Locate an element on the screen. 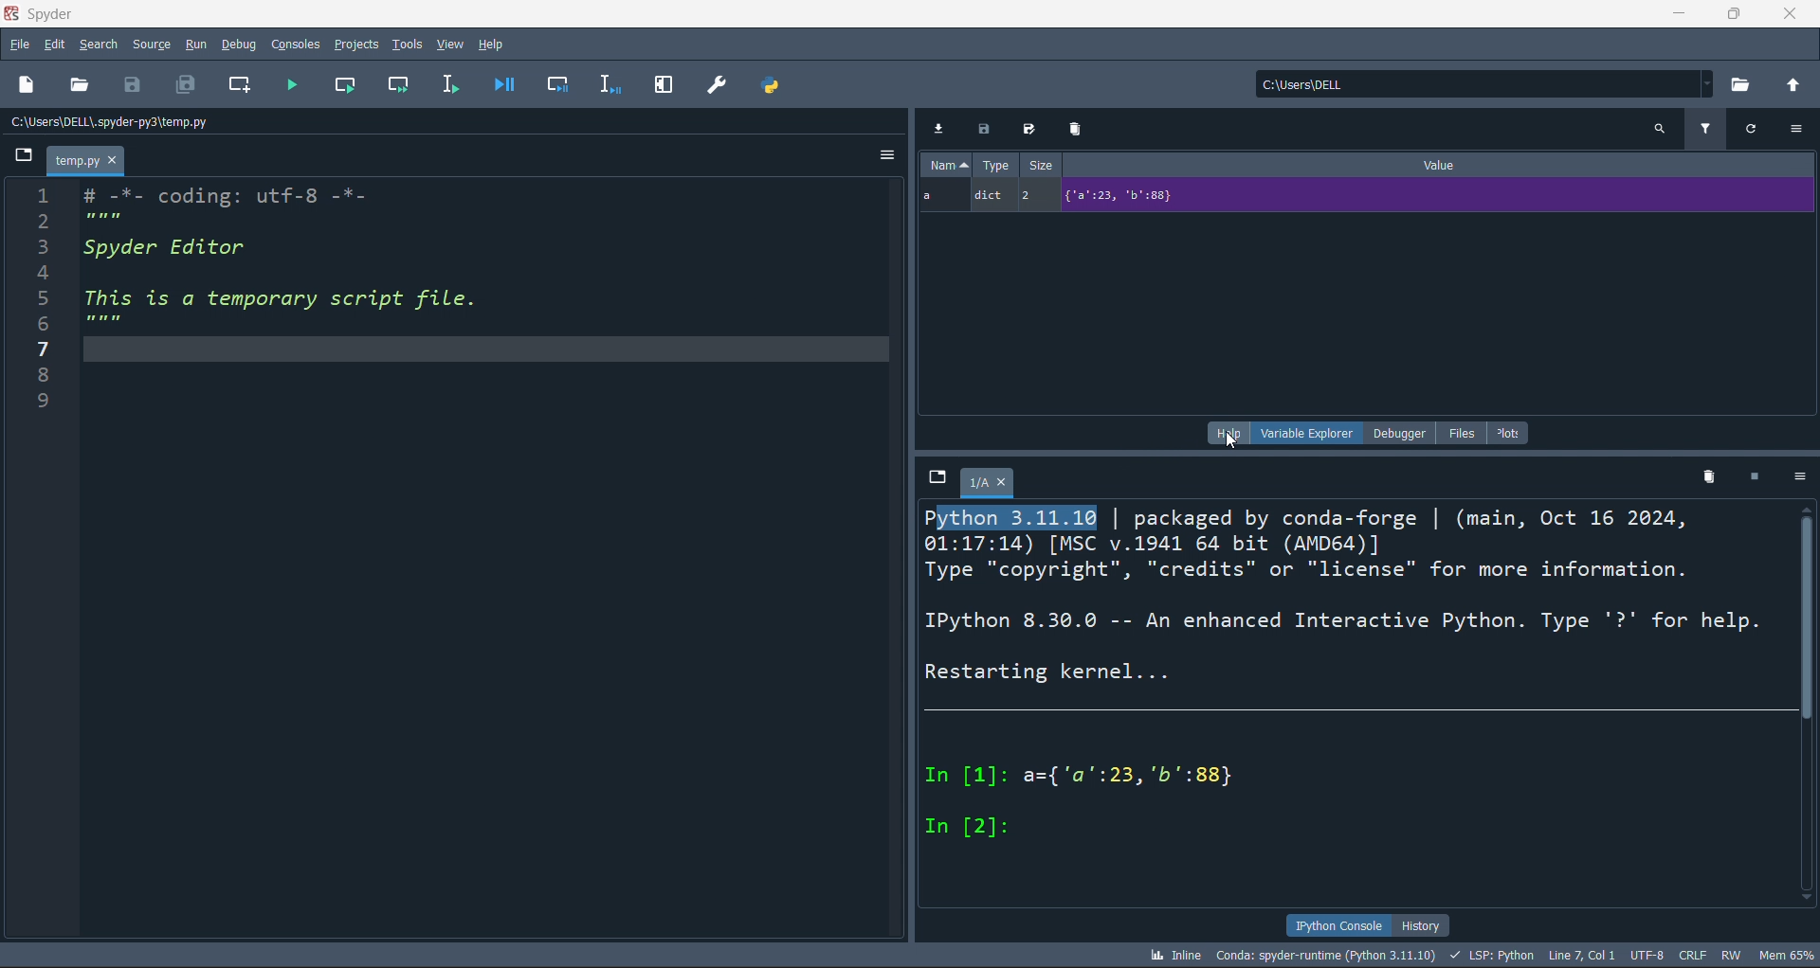  debugger is located at coordinates (1392, 433).